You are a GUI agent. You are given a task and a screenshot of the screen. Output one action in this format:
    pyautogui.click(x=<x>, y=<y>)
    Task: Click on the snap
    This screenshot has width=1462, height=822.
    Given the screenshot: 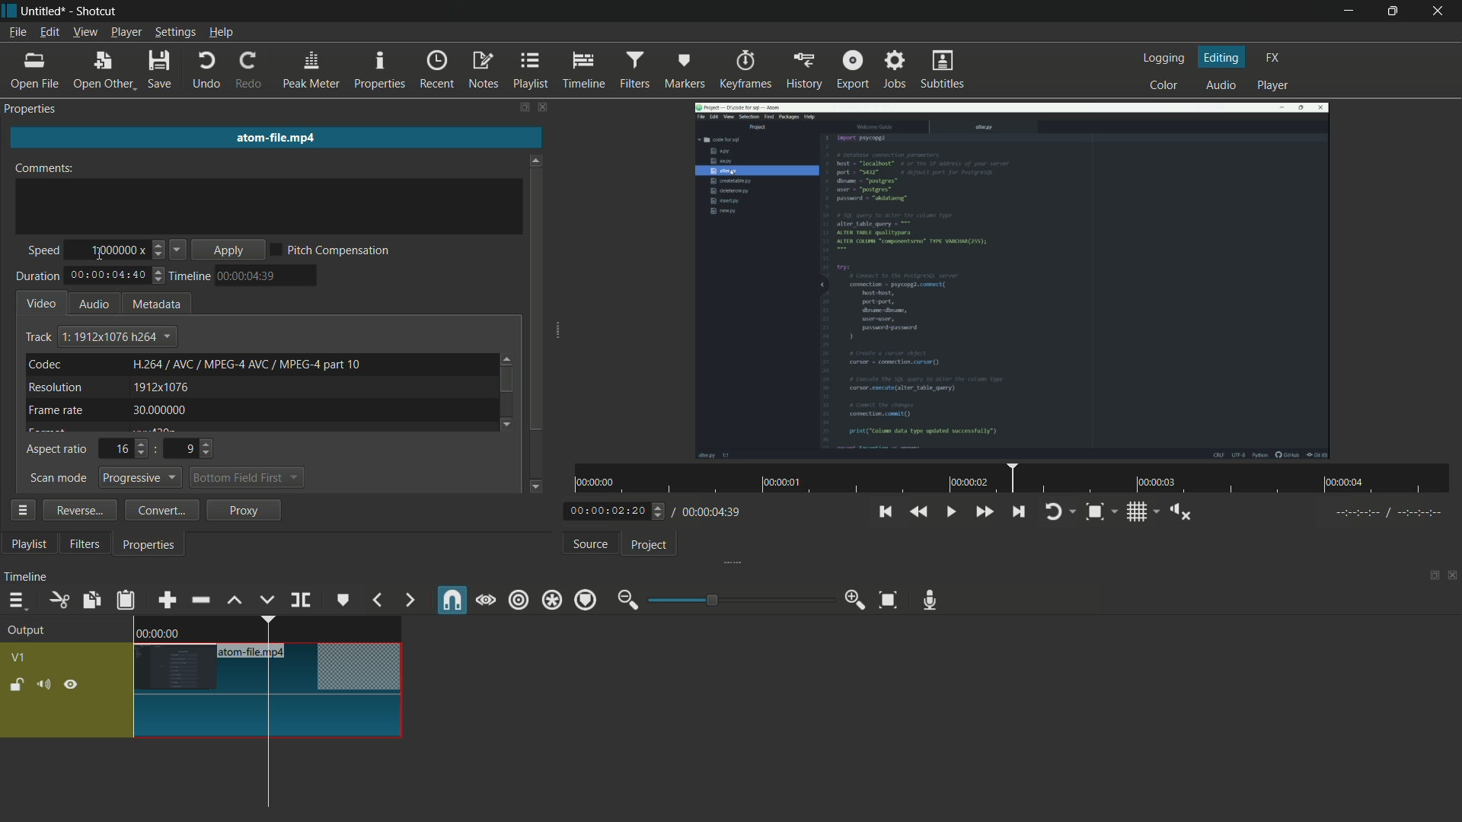 What is the action you would take?
    pyautogui.click(x=451, y=601)
    